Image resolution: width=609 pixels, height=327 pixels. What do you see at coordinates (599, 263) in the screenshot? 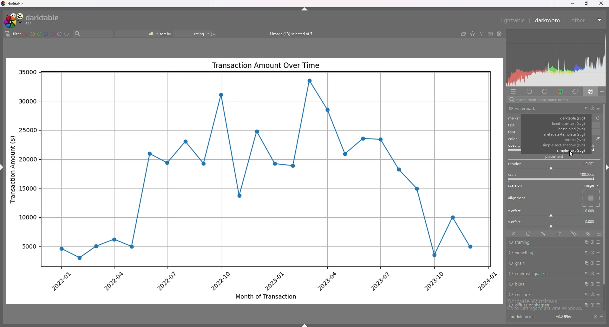
I see `presets` at bounding box center [599, 263].